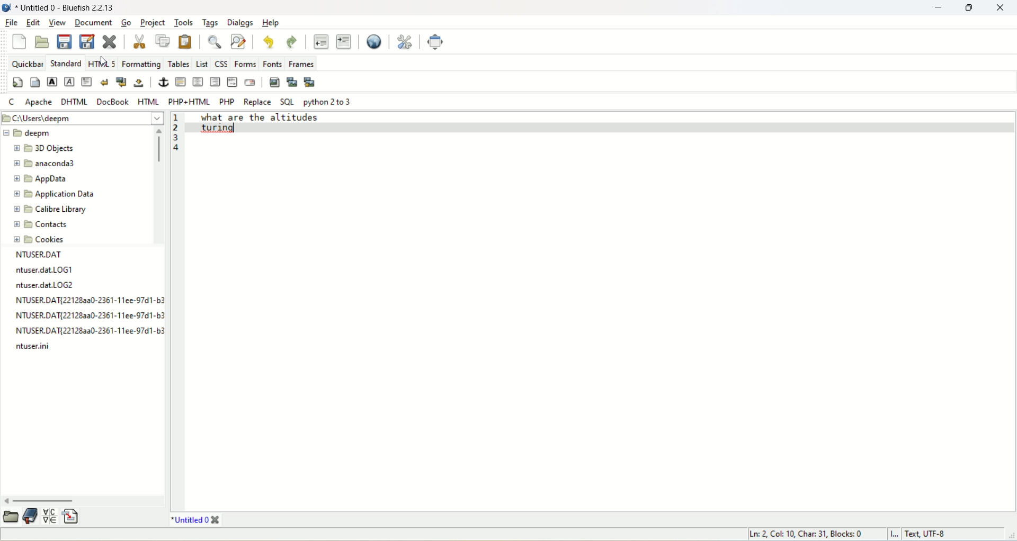  I want to click on document, so click(92, 22).